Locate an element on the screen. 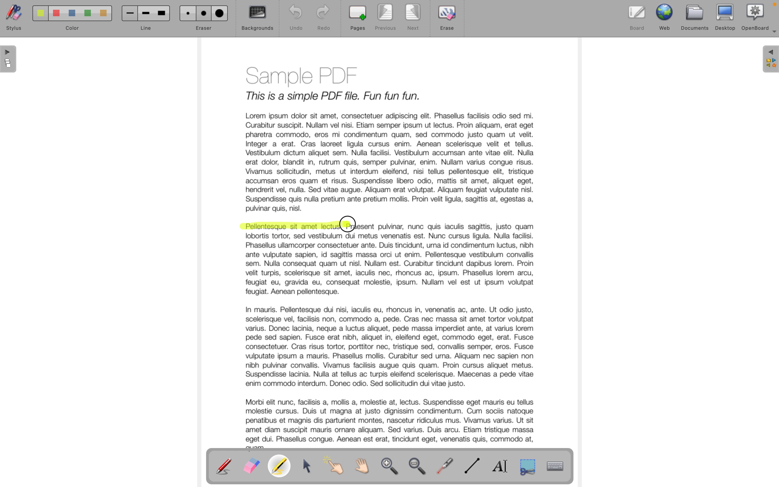 This screenshot has width=779, height=487. highlight text is located at coordinates (285, 226).